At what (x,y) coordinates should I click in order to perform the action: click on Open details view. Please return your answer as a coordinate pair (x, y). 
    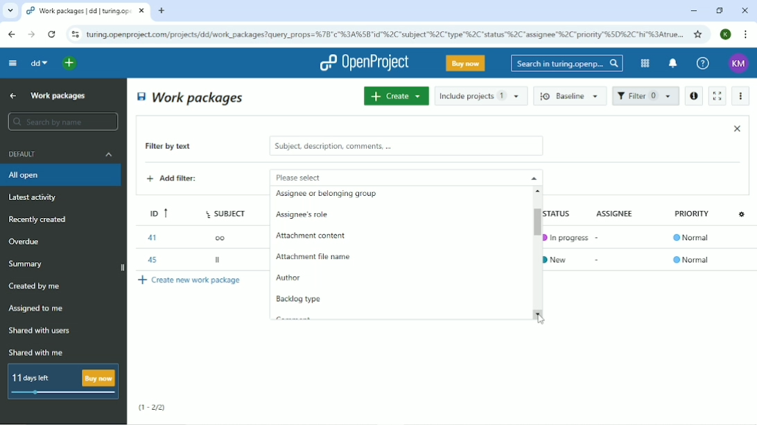
    Looking at the image, I should click on (693, 96).